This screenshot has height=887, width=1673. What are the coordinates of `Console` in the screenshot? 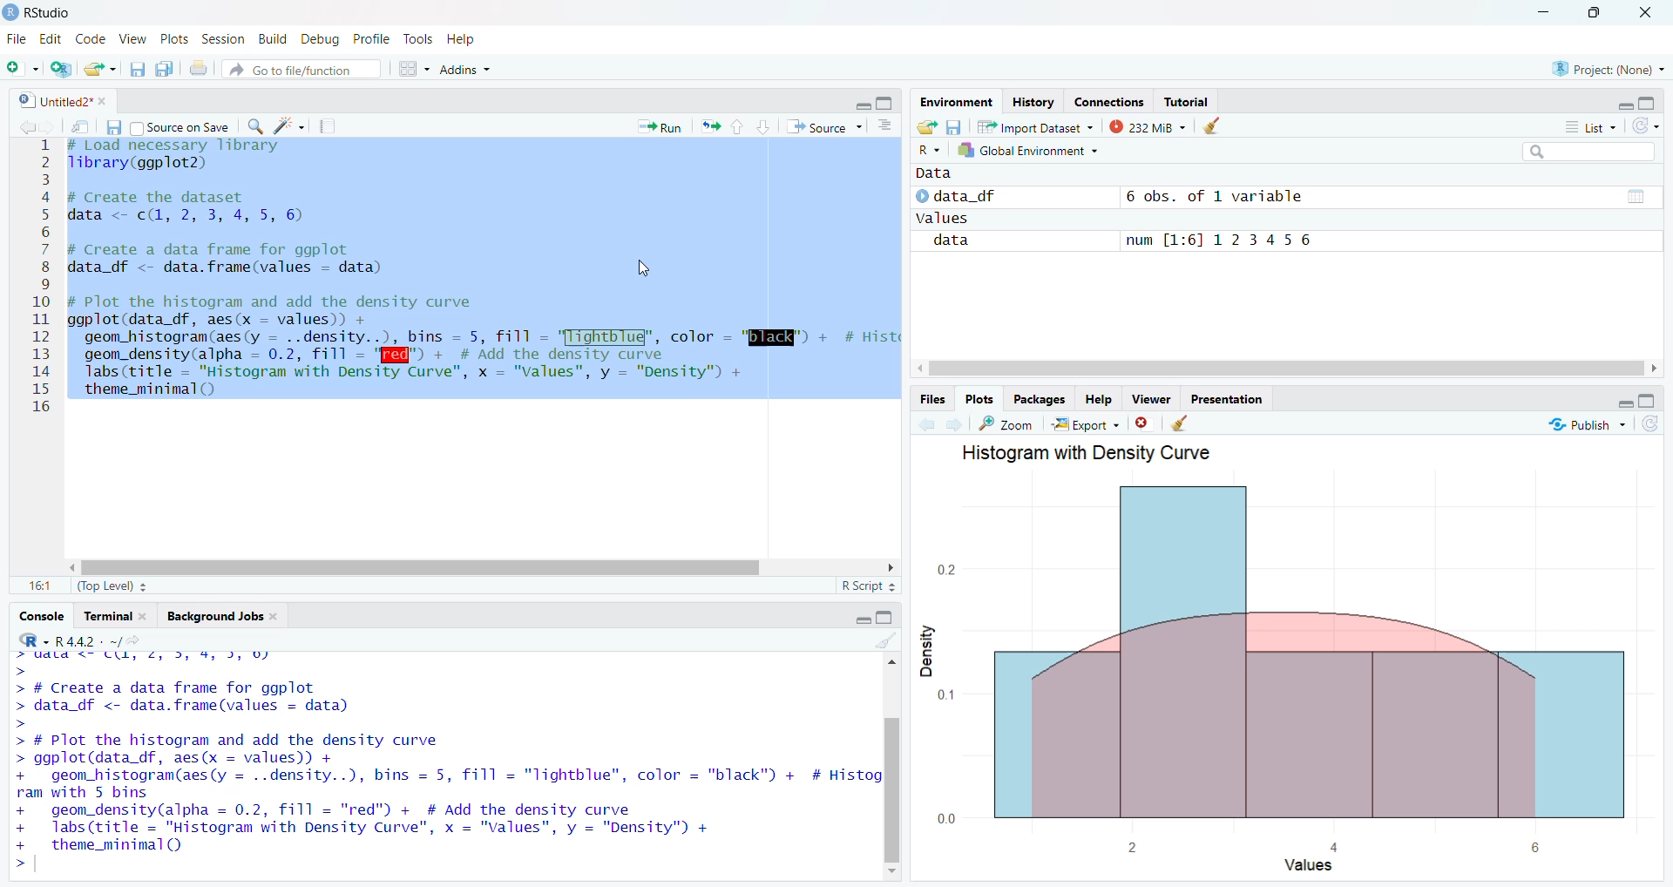 It's located at (41, 614).